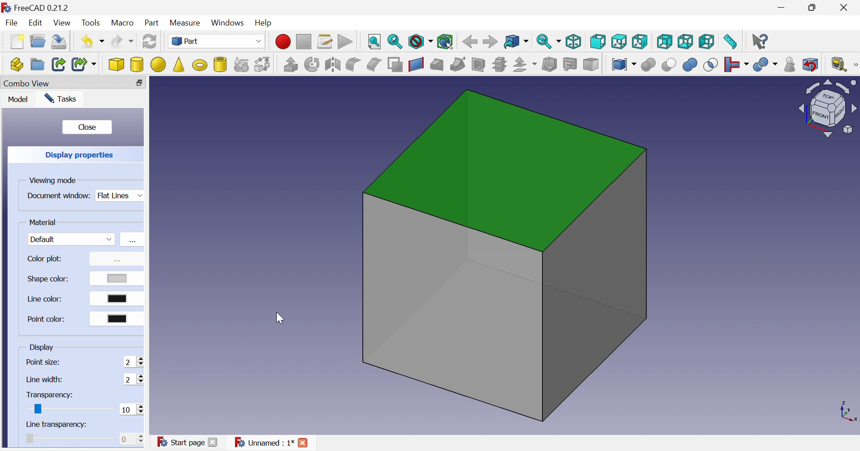 The image size is (860, 451). I want to click on Macro, so click(123, 23).